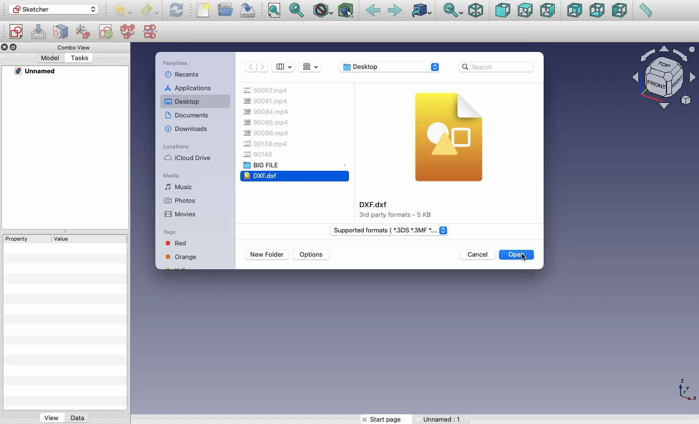  What do you see at coordinates (182, 63) in the screenshot?
I see `Favorites` at bounding box center [182, 63].